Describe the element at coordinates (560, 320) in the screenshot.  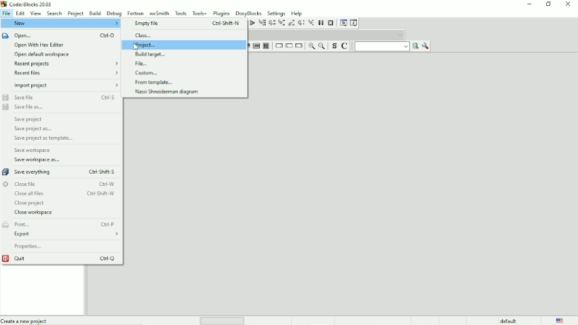
I see `Language` at that location.